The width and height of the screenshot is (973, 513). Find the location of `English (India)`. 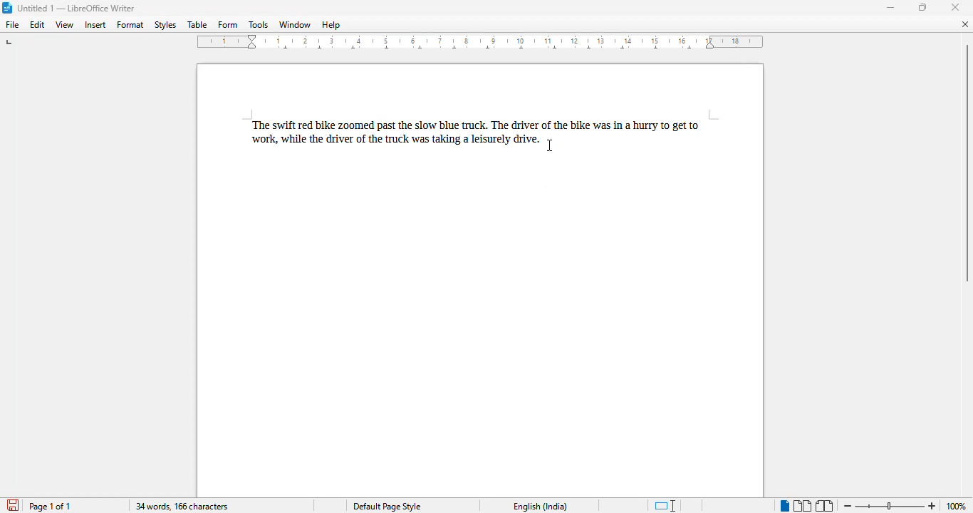

English (India) is located at coordinates (539, 507).